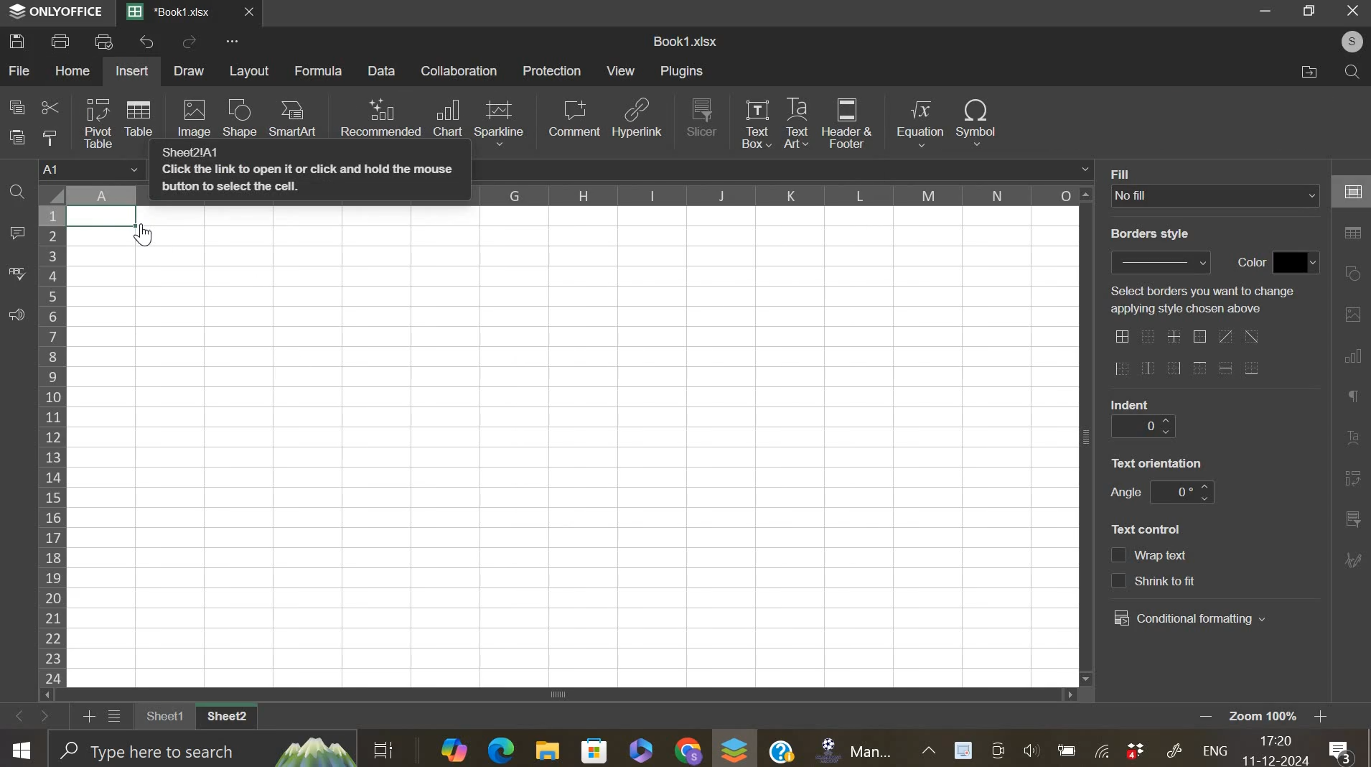  Describe the element at coordinates (104, 41) in the screenshot. I see `print preview` at that location.